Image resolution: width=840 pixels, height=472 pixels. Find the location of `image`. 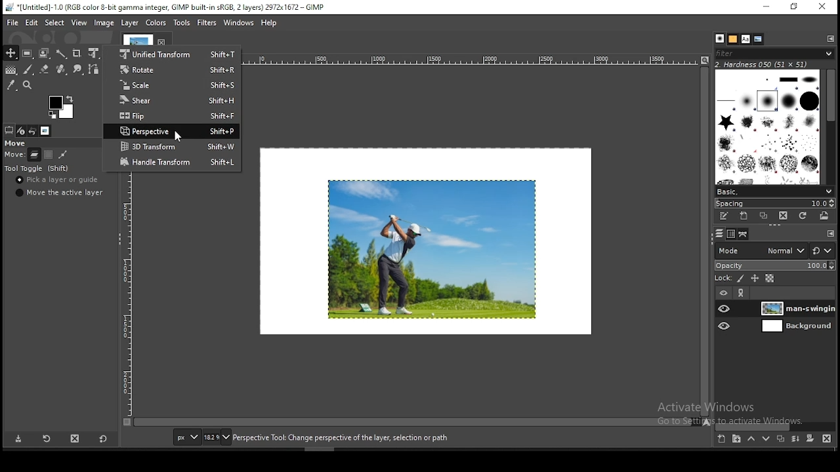

image is located at coordinates (429, 248).